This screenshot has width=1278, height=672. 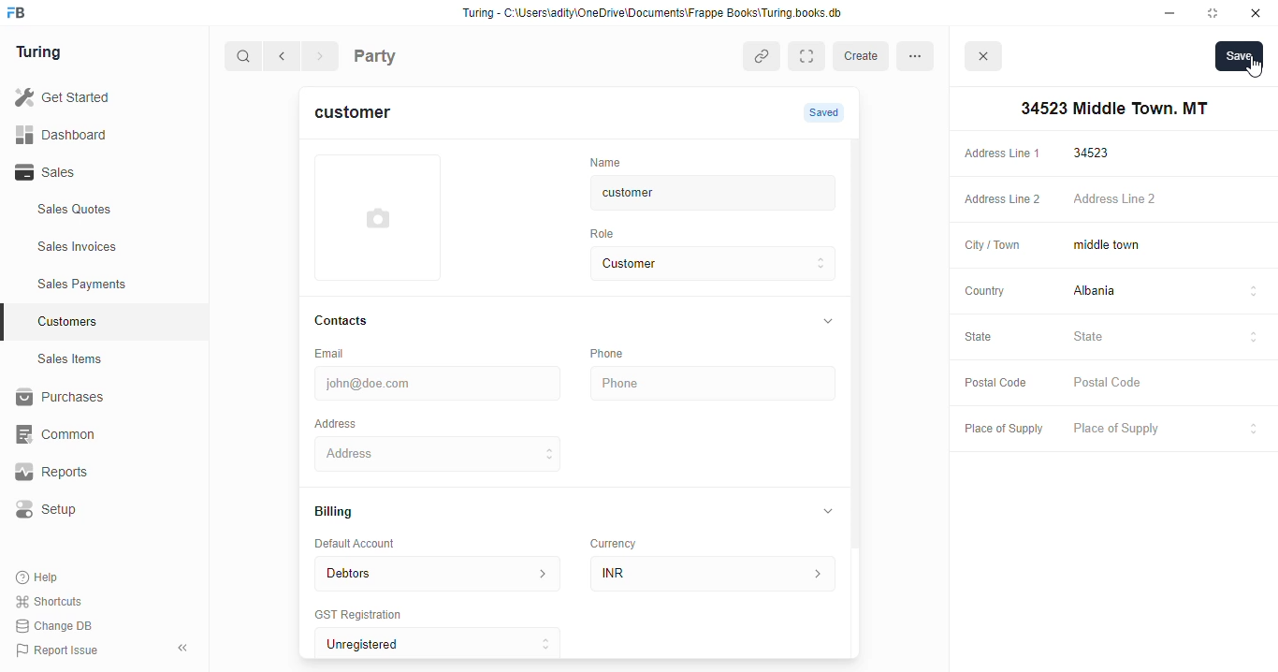 What do you see at coordinates (986, 59) in the screenshot?
I see `close` at bounding box center [986, 59].